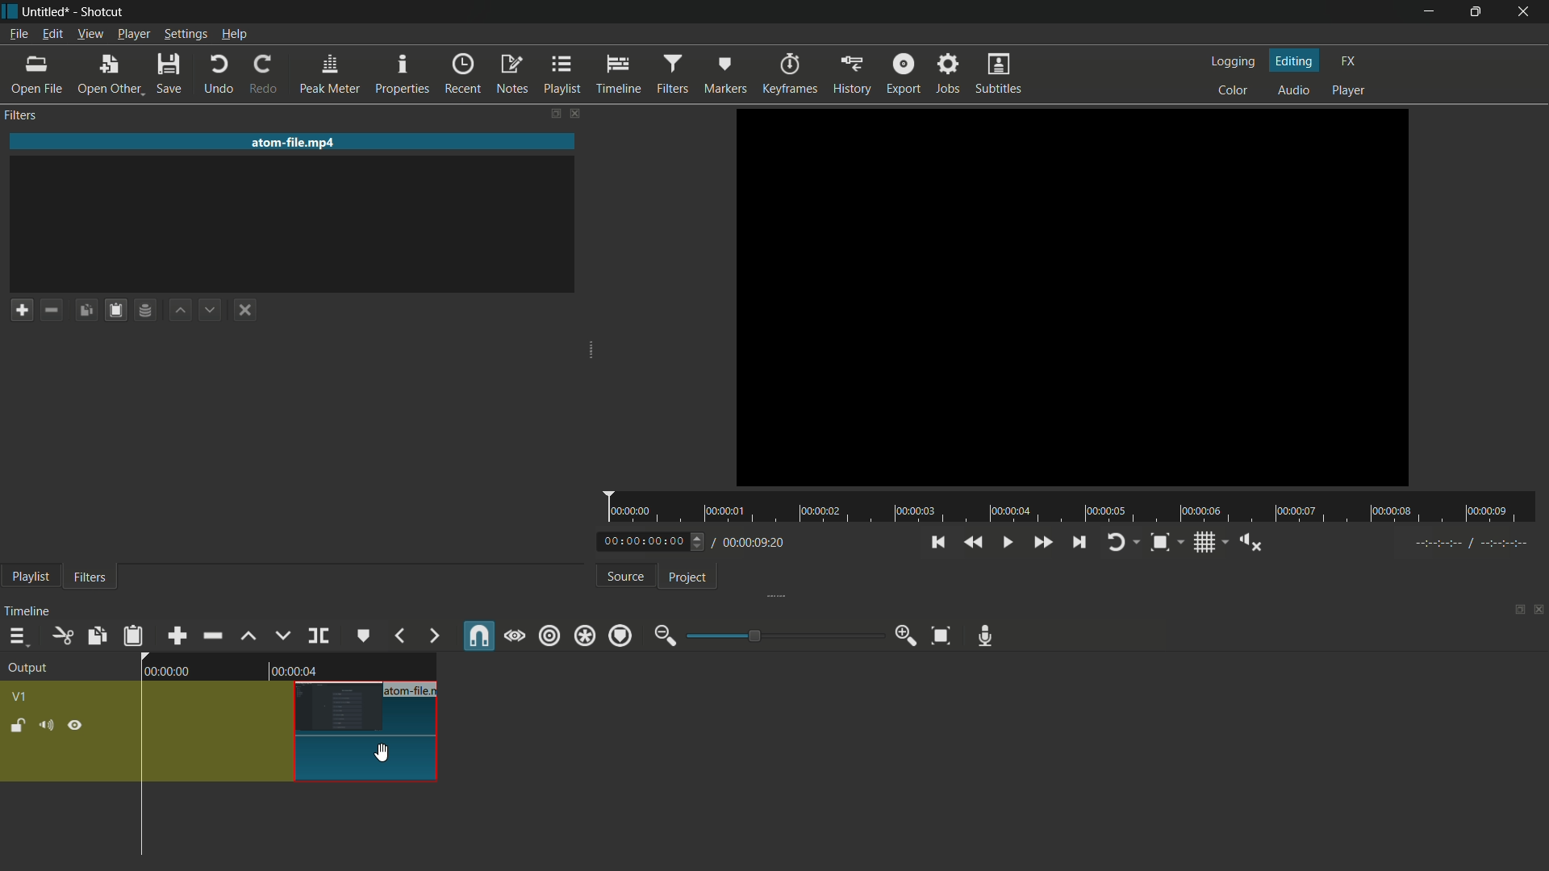  Describe the element at coordinates (789, 73) in the screenshot. I see `keyframes` at that location.